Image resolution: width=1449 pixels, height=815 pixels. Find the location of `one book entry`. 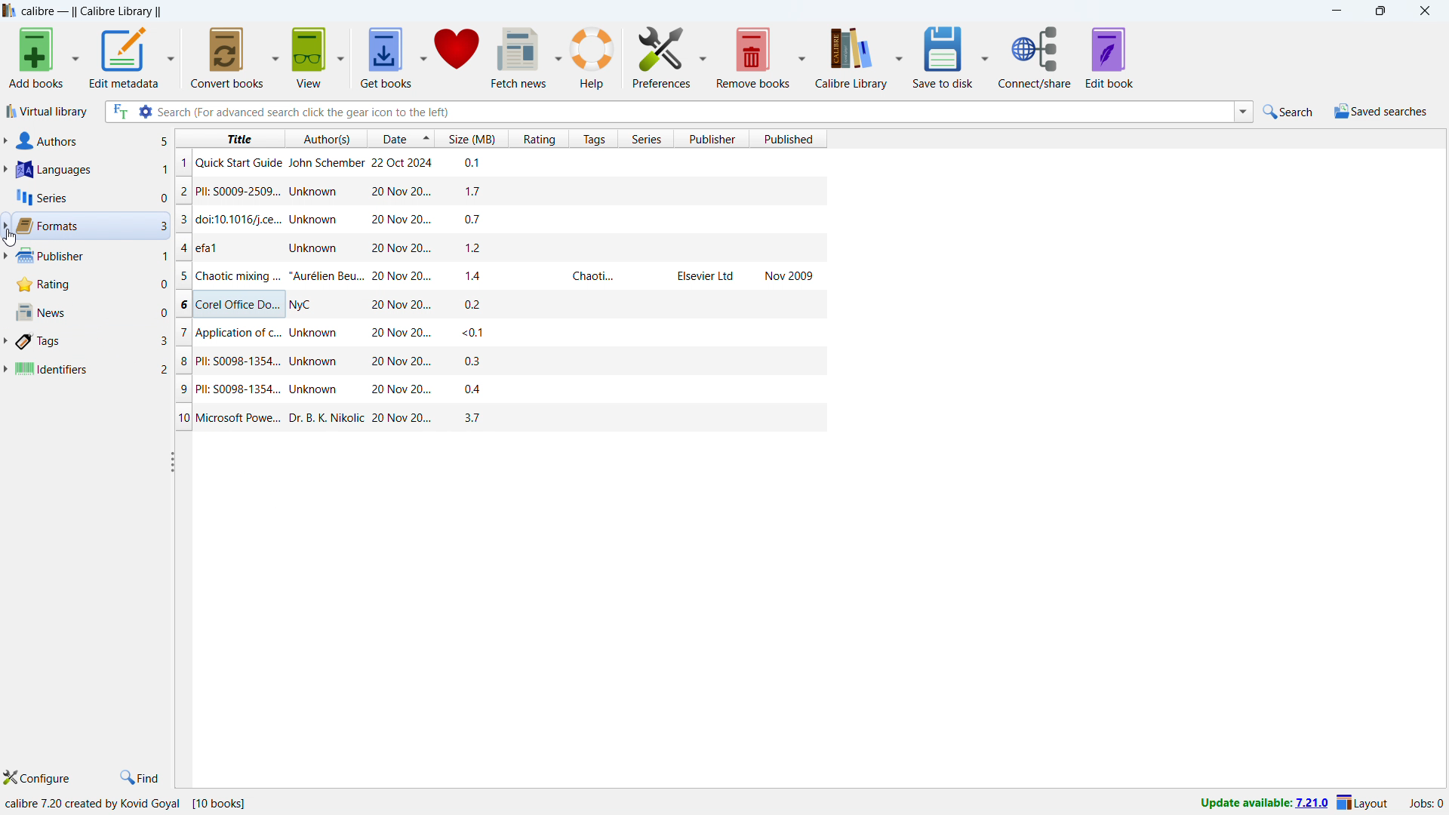

one book entry is located at coordinates (497, 275).